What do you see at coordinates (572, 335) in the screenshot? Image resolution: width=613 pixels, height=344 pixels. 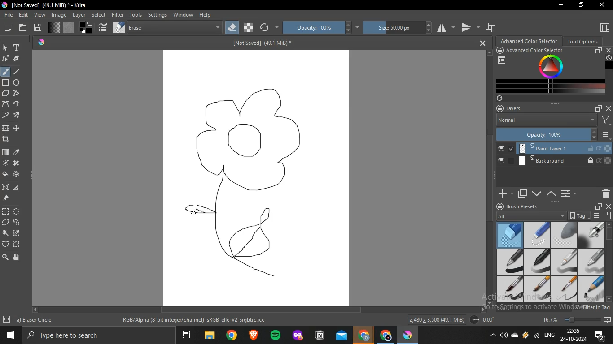 I see `22:34 24-10-2024` at bounding box center [572, 335].